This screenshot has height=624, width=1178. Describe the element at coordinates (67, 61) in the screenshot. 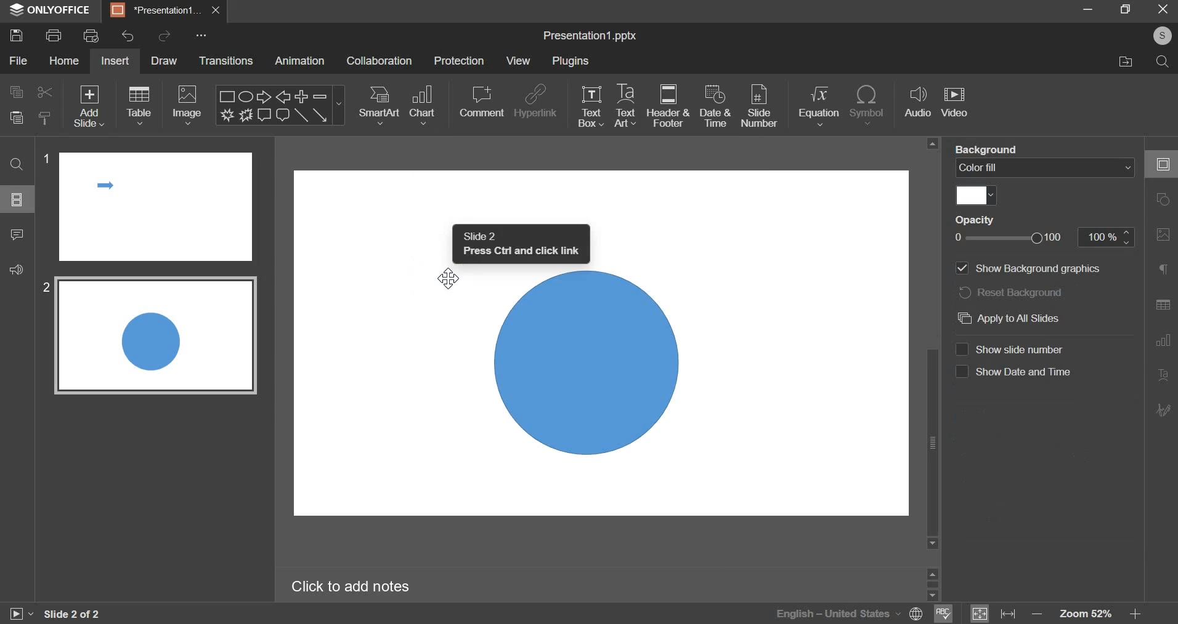

I see `home` at that location.